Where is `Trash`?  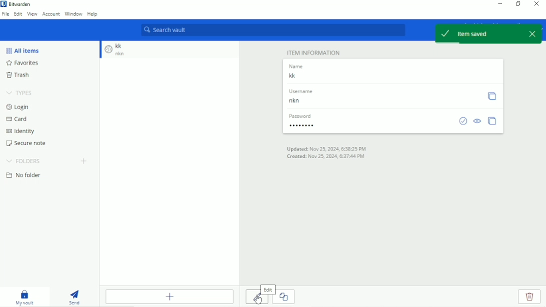
Trash is located at coordinates (19, 75).